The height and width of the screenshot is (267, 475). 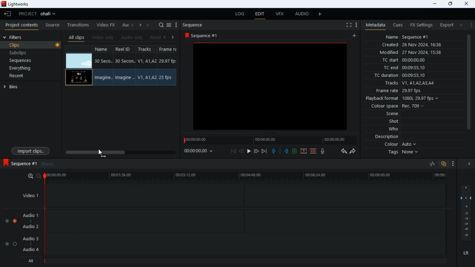 I want to click on close page, so click(x=466, y=5).